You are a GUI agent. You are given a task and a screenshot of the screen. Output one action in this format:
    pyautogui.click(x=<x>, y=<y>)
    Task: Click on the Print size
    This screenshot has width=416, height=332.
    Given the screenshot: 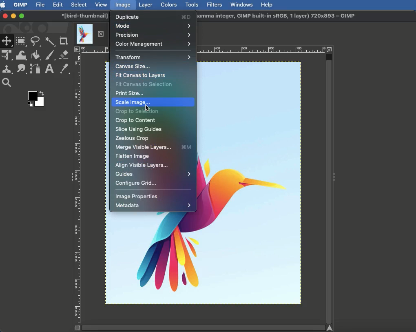 What is the action you would take?
    pyautogui.click(x=129, y=92)
    